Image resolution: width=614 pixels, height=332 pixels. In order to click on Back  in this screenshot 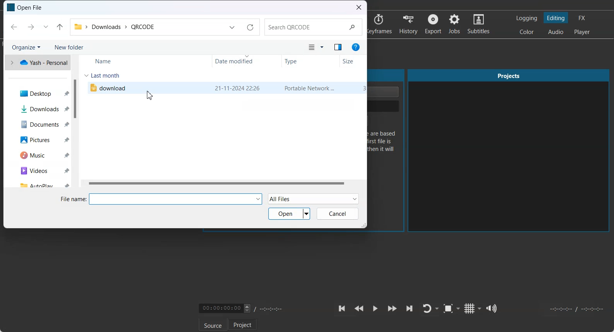, I will do `click(14, 27)`.